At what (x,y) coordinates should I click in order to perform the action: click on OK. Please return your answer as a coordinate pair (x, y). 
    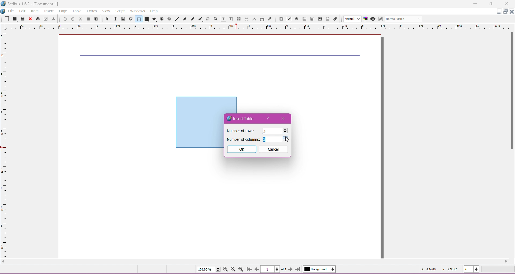
    Looking at the image, I should click on (241, 149).